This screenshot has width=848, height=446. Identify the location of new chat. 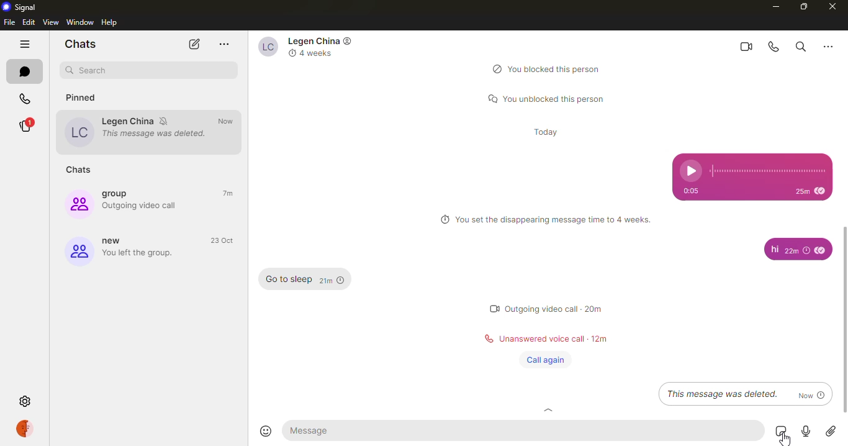
(195, 44).